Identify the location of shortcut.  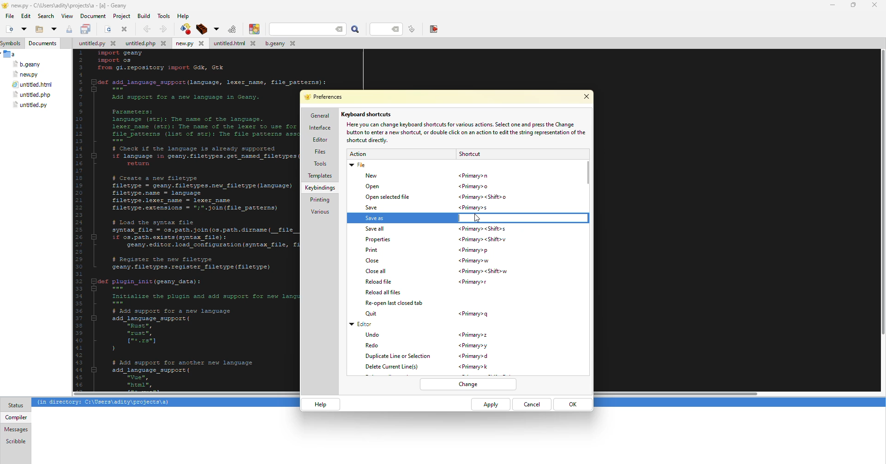
(473, 208).